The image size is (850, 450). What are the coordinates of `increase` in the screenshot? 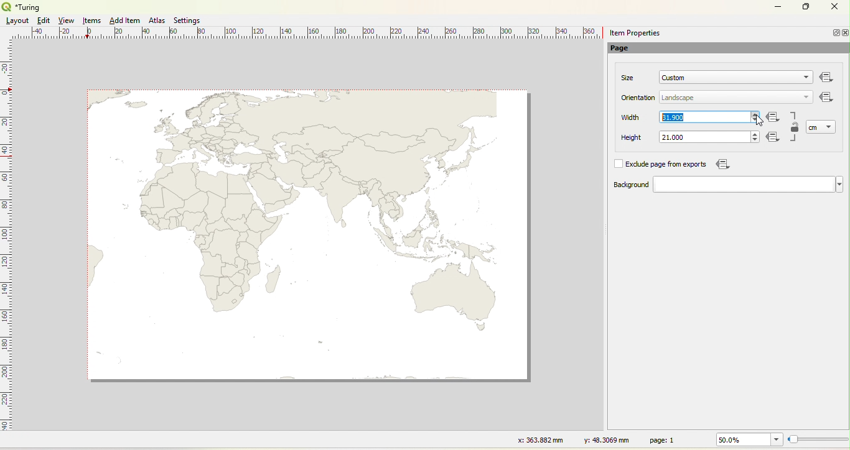 It's located at (754, 133).